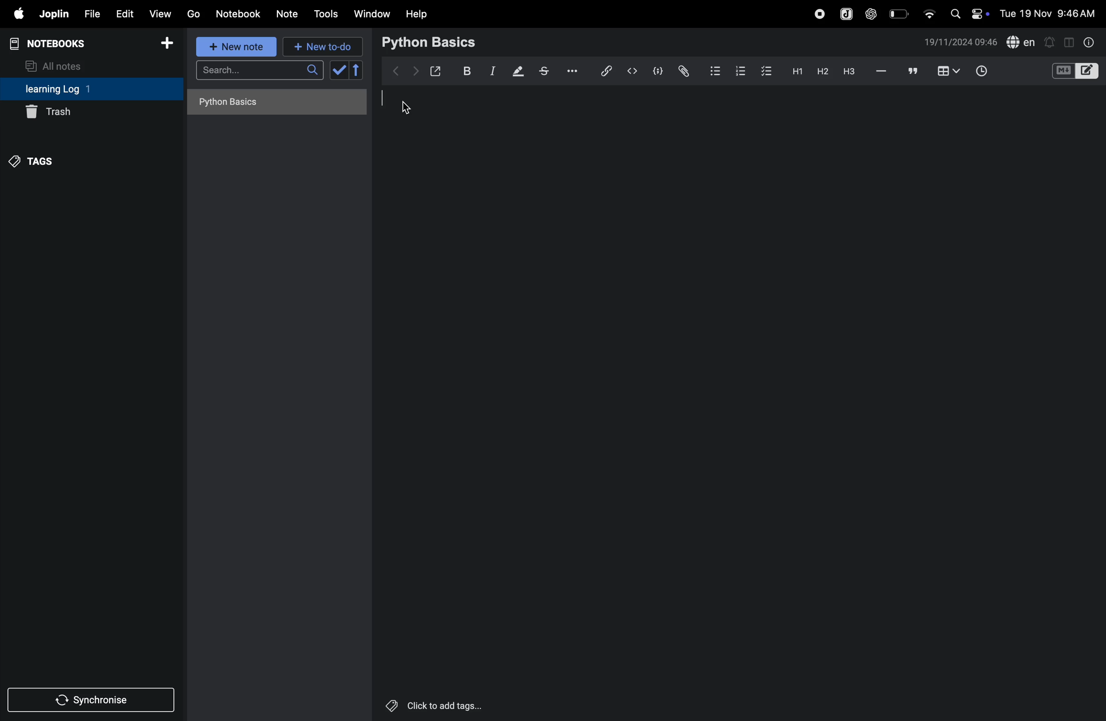  Describe the element at coordinates (288, 14) in the screenshot. I see `notes` at that location.